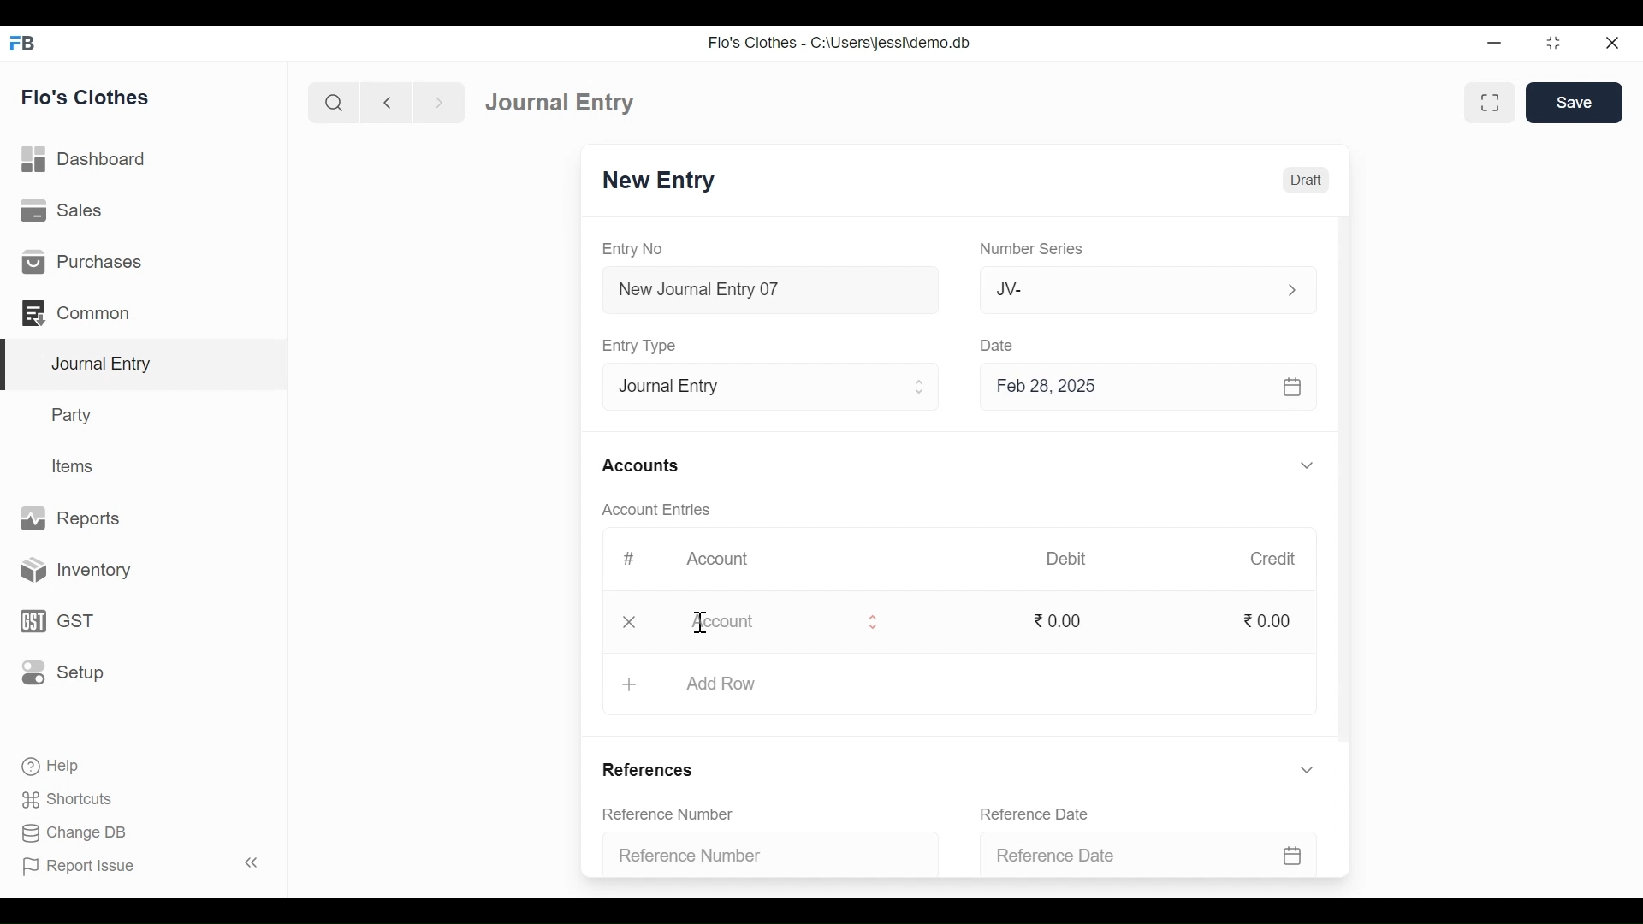 The height and width of the screenshot is (924, 1643). Describe the element at coordinates (655, 509) in the screenshot. I see `Account Entries` at that location.